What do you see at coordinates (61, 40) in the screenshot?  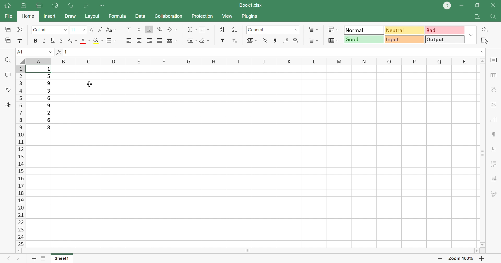 I see `Strikethrough` at bounding box center [61, 40].